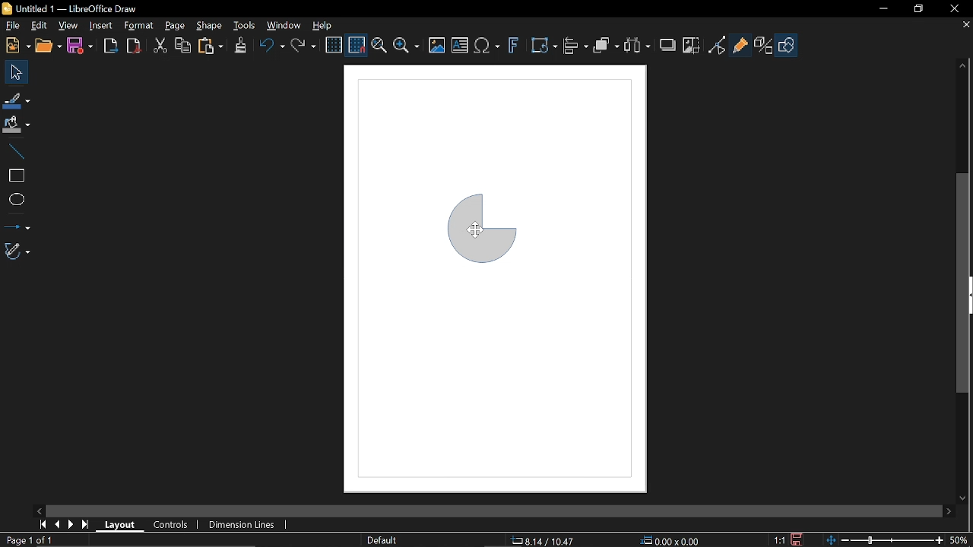  What do you see at coordinates (48, 46) in the screenshot?
I see `open` at bounding box center [48, 46].